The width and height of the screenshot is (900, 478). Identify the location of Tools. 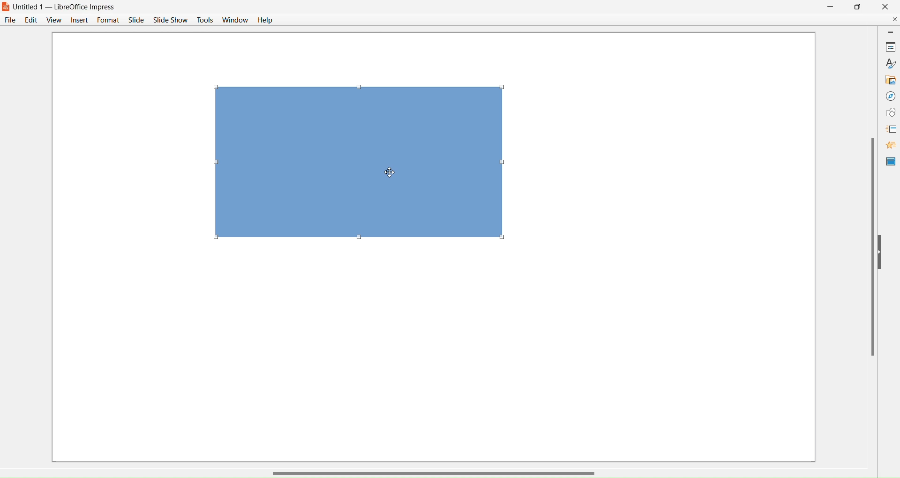
(205, 19).